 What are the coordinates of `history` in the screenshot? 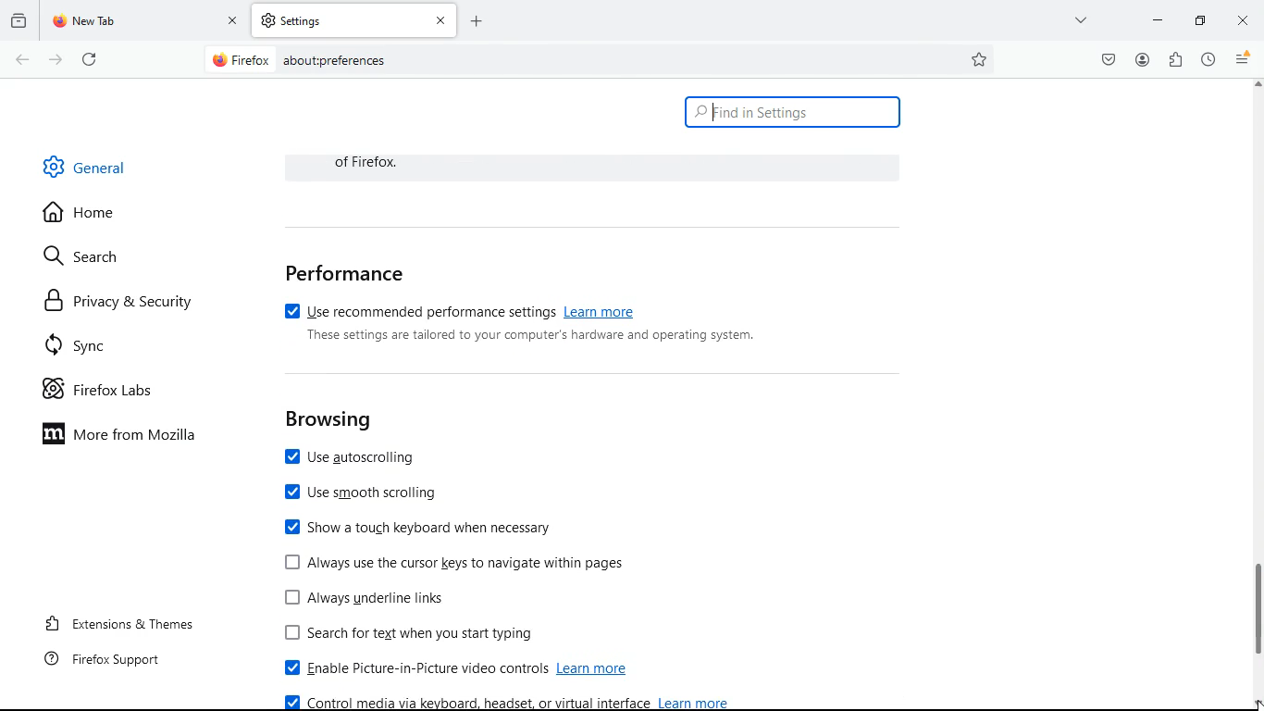 It's located at (1208, 60).